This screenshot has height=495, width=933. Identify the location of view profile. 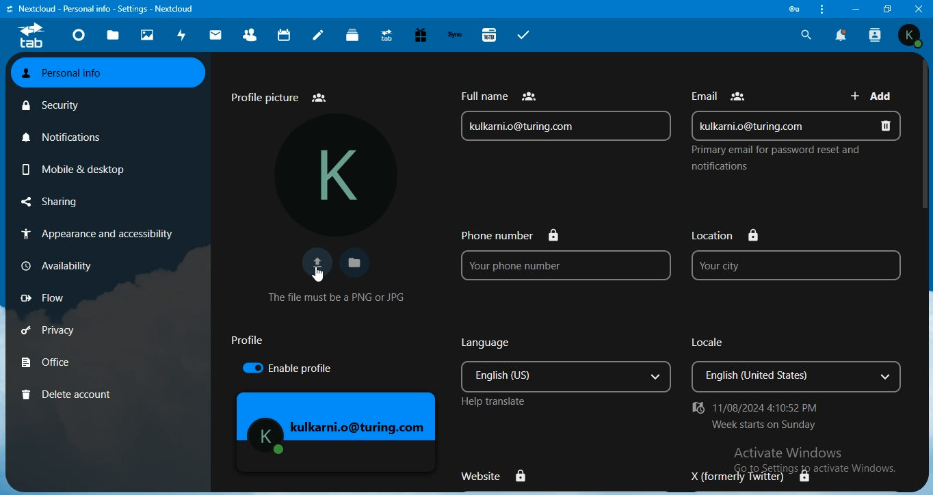
(910, 36).